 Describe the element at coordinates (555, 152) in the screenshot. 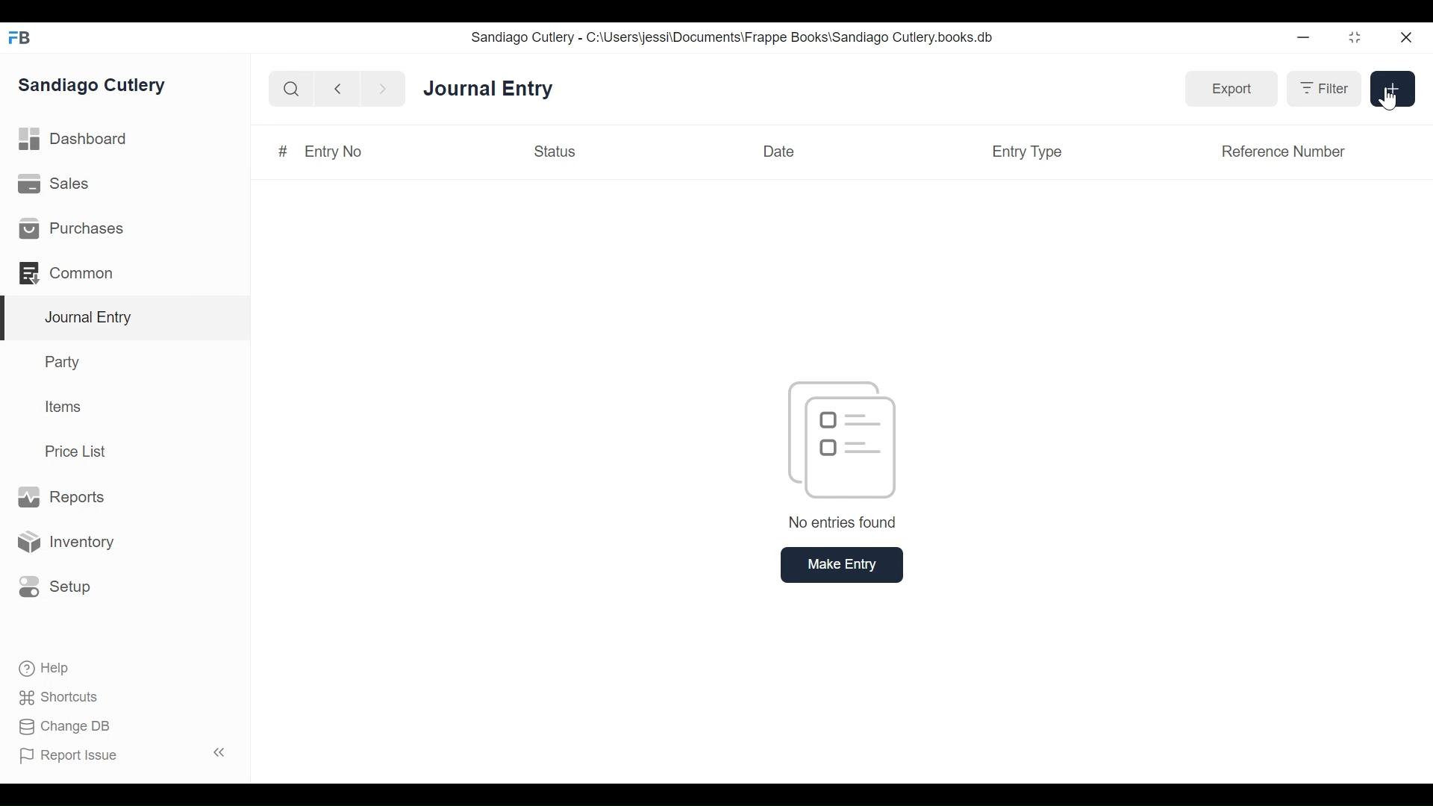

I see `Status` at that location.